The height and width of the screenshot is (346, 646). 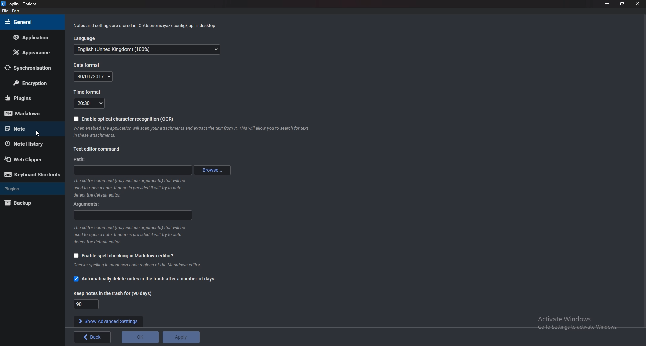 What do you see at coordinates (87, 38) in the screenshot?
I see `Language` at bounding box center [87, 38].